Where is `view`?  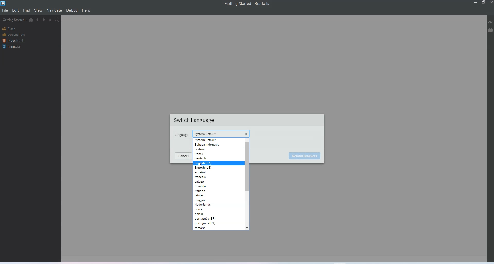
view is located at coordinates (39, 10).